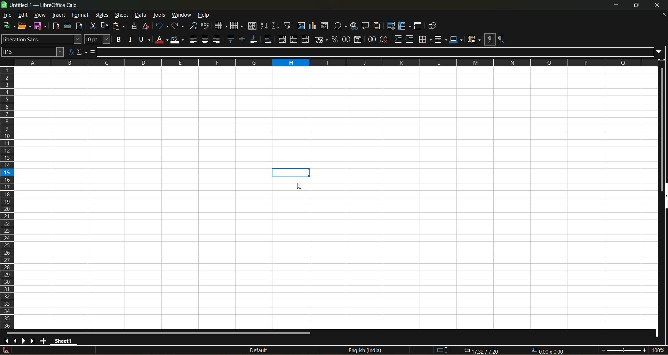  What do you see at coordinates (44, 340) in the screenshot?
I see `add new sheet` at bounding box center [44, 340].